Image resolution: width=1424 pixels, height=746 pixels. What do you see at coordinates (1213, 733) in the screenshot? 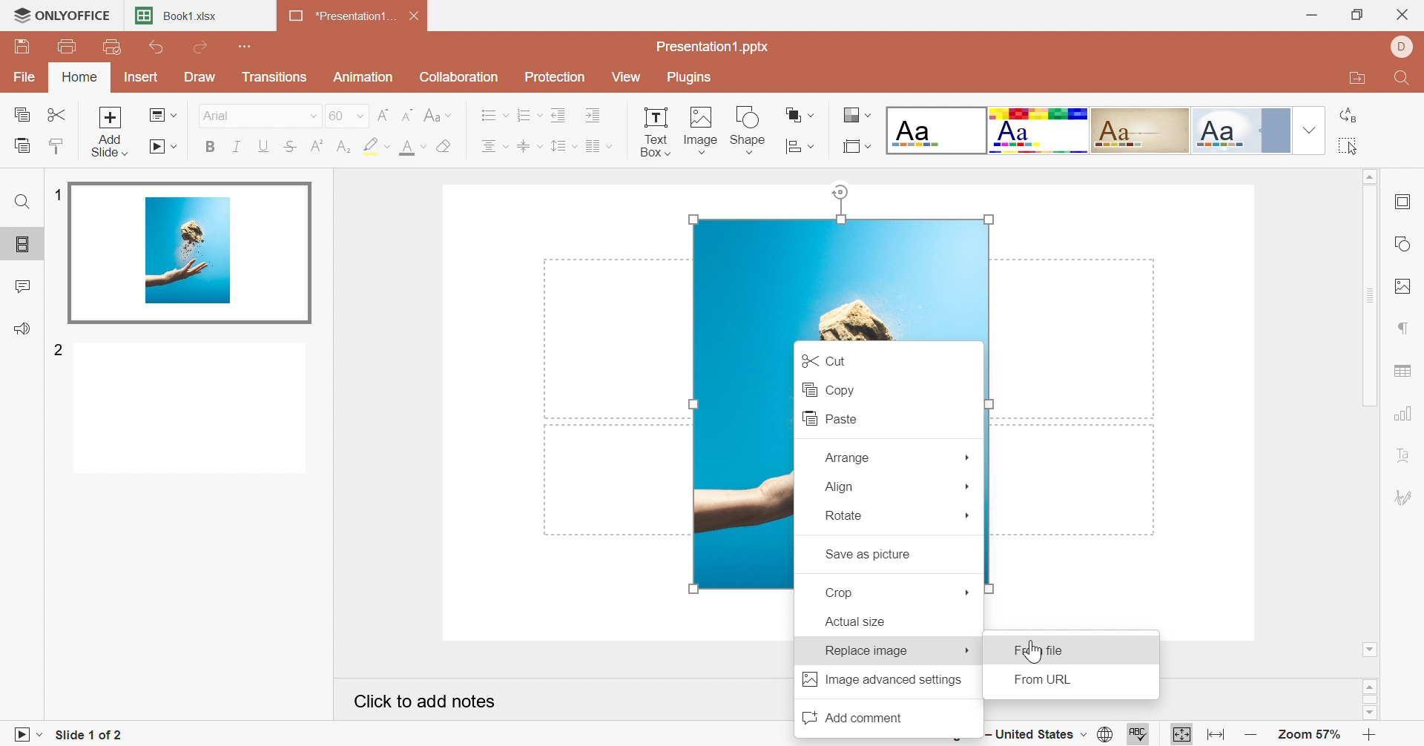
I see `Fit to width` at bounding box center [1213, 733].